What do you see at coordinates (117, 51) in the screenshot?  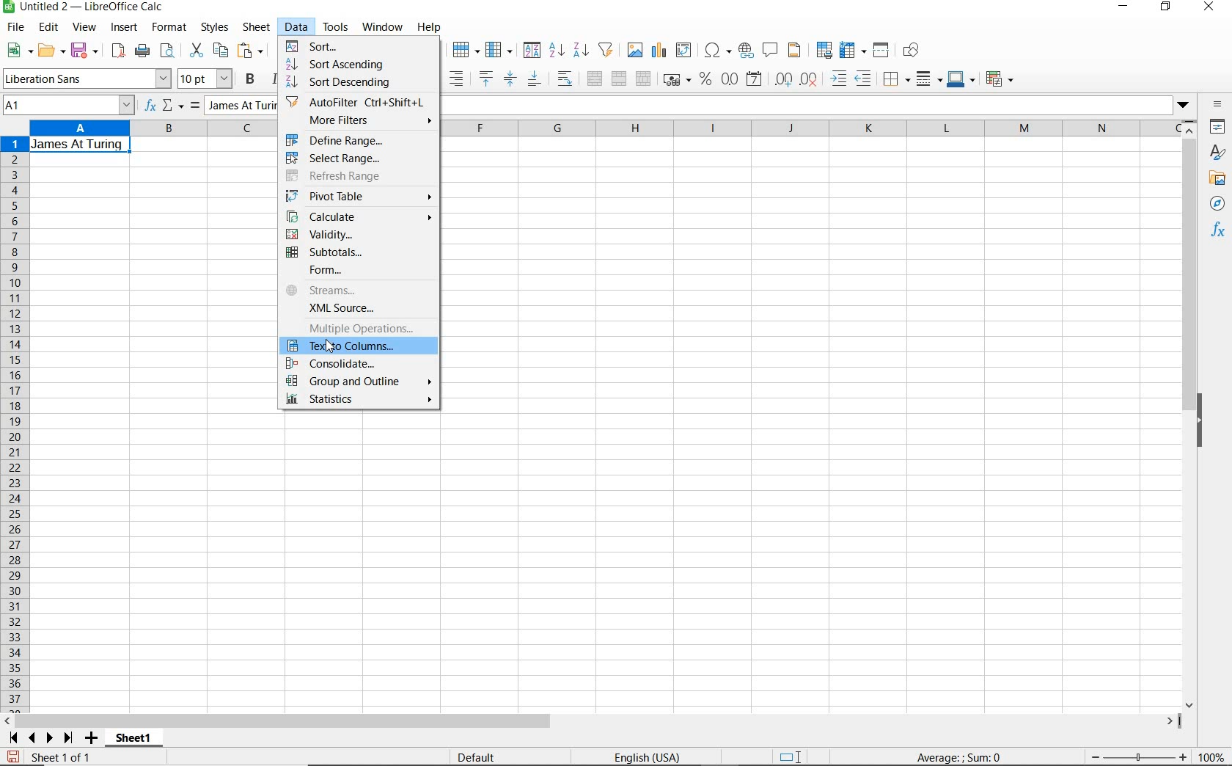 I see `export as pdf` at bounding box center [117, 51].